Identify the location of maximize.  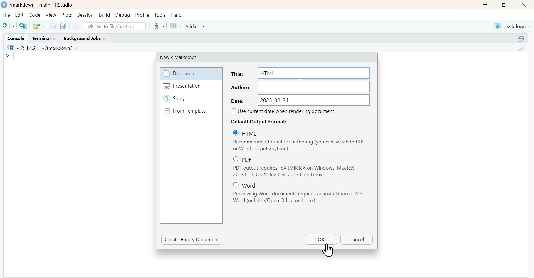
(521, 38).